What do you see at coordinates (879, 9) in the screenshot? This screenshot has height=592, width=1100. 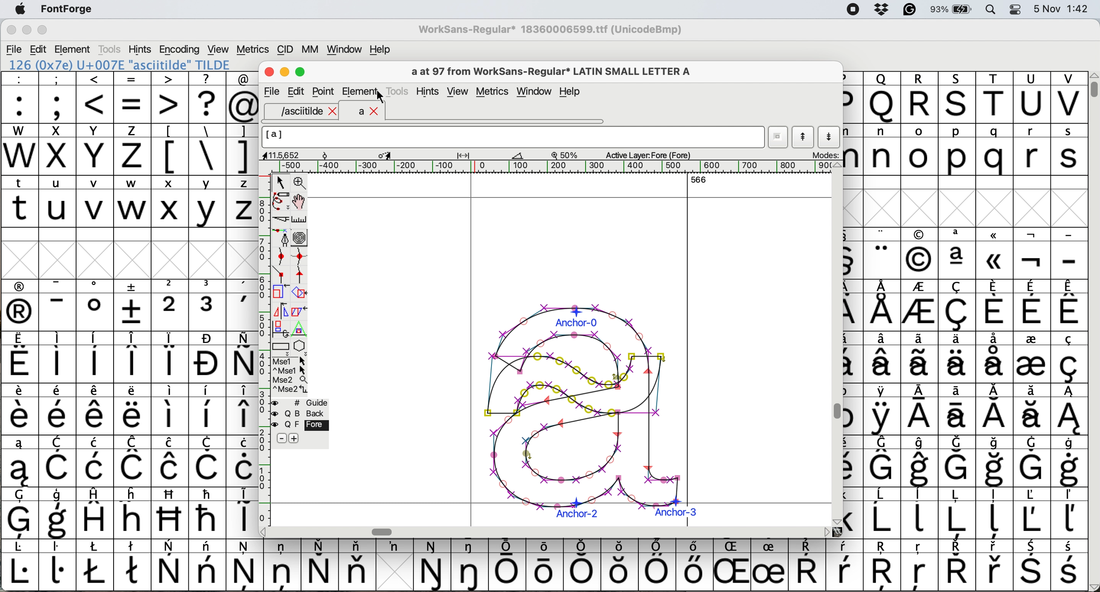 I see `dropbox` at bounding box center [879, 9].